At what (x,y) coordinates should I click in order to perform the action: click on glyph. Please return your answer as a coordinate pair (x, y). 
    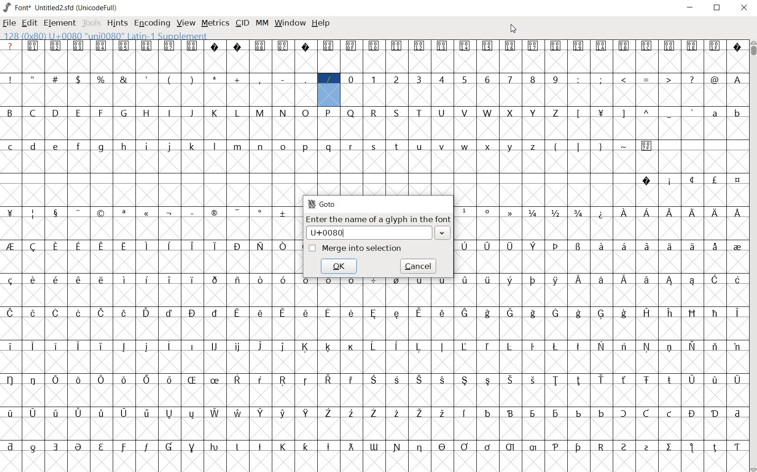
    Looking at the image, I should click on (124, 147).